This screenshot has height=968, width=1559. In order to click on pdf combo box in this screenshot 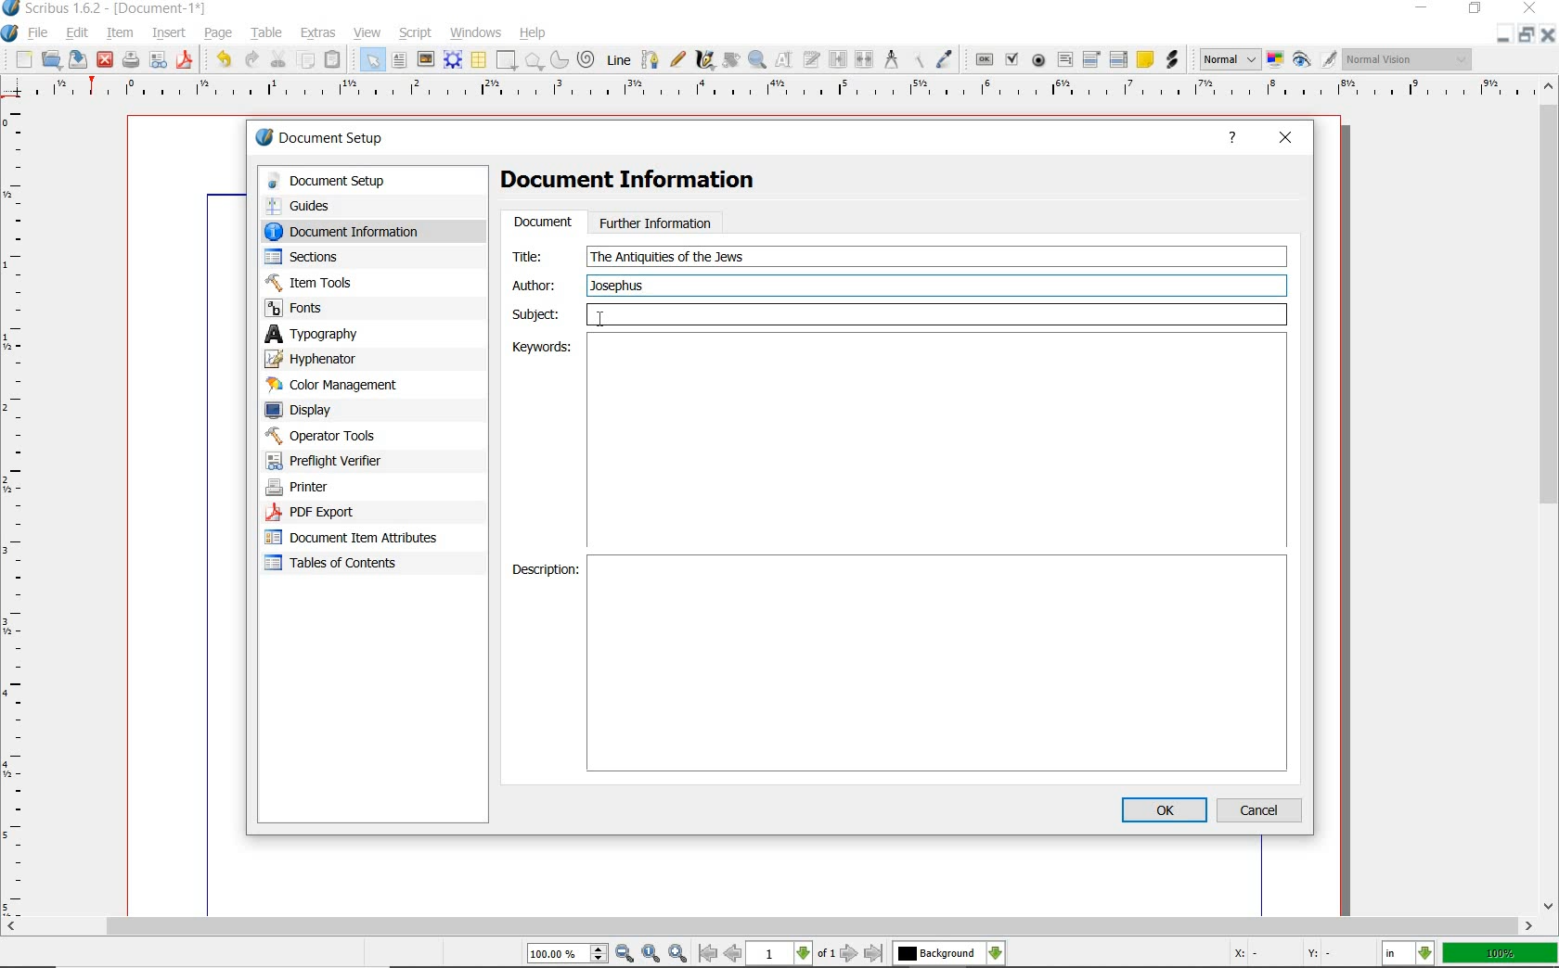, I will do `click(1092, 60)`.